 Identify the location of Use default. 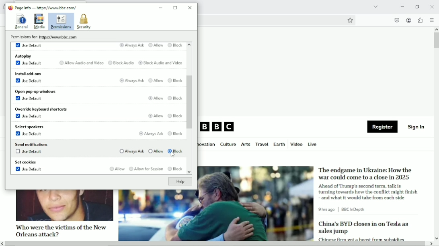
(29, 45).